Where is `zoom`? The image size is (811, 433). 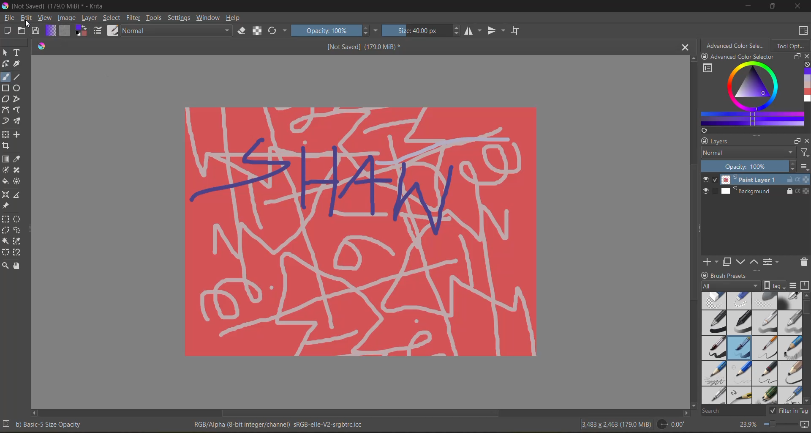
zoom is located at coordinates (780, 425).